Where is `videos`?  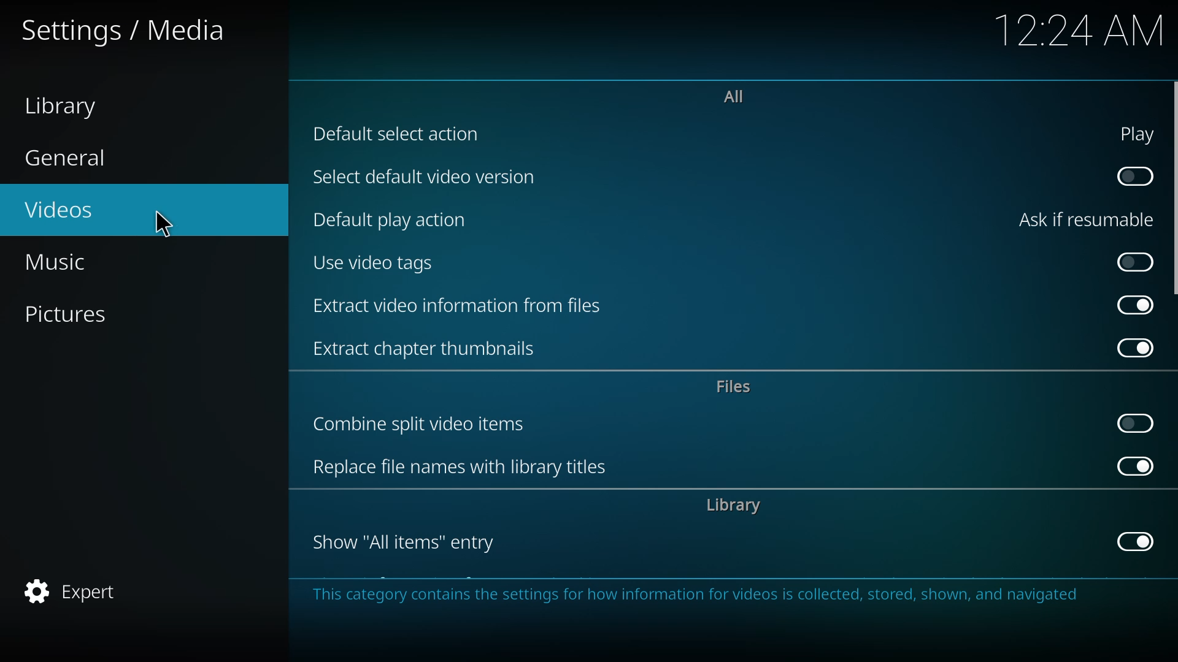 videos is located at coordinates (60, 210).